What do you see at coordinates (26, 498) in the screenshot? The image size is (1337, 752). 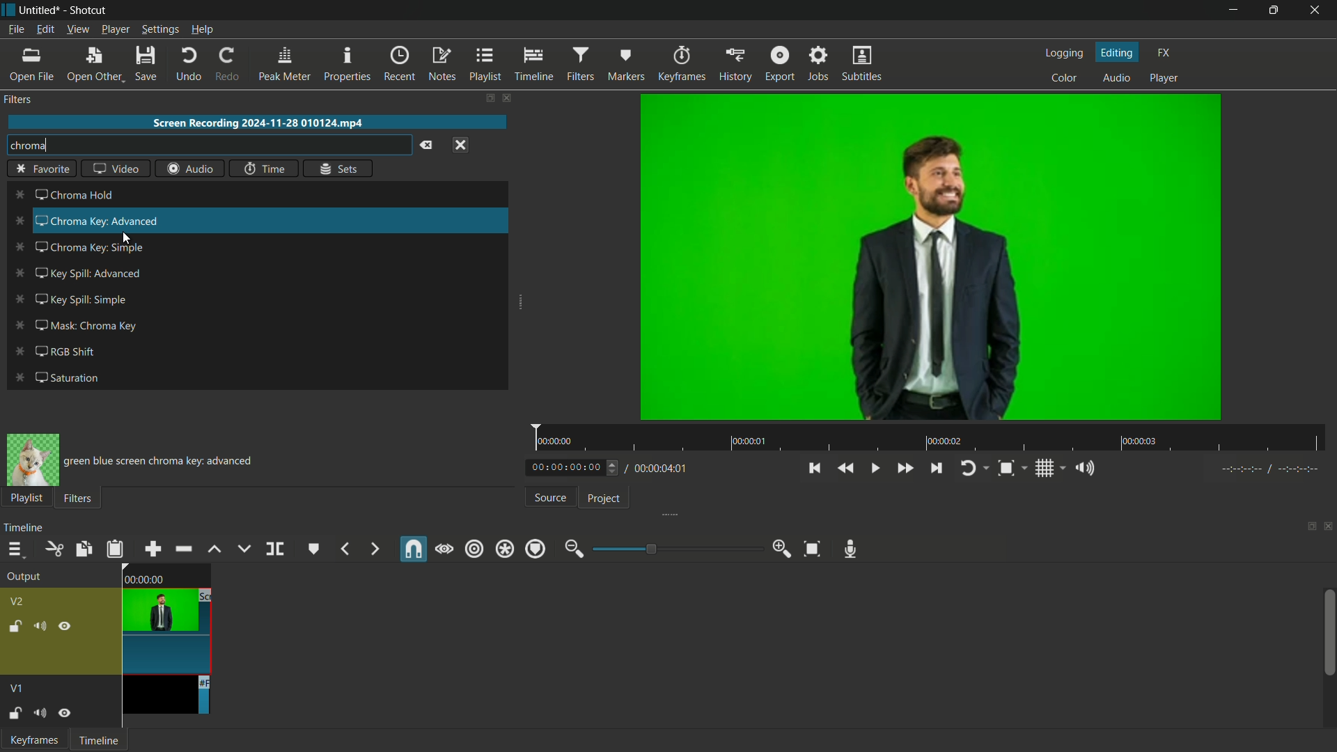 I see `playlist` at bounding box center [26, 498].